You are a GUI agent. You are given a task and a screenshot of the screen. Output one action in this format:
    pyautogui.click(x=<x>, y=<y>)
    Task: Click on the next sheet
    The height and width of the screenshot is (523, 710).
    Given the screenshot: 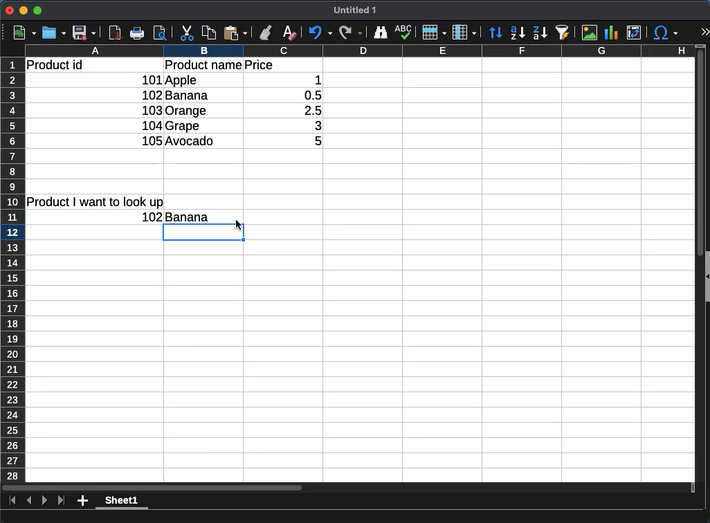 What is the action you would take?
    pyautogui.click(x=44, y=501)
    